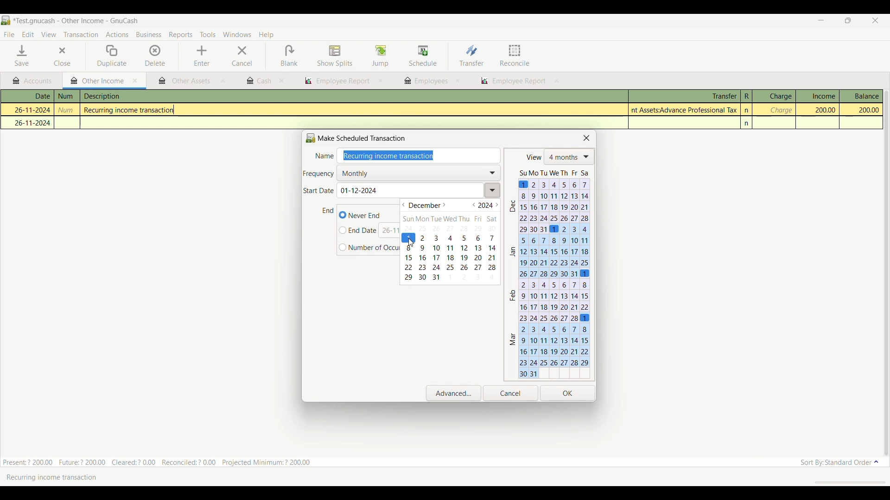 The image size is (890, 500). What do you see at coordinates (9, 35) in the screenshot?
I see `File menu` at bounding box center [9, 35].